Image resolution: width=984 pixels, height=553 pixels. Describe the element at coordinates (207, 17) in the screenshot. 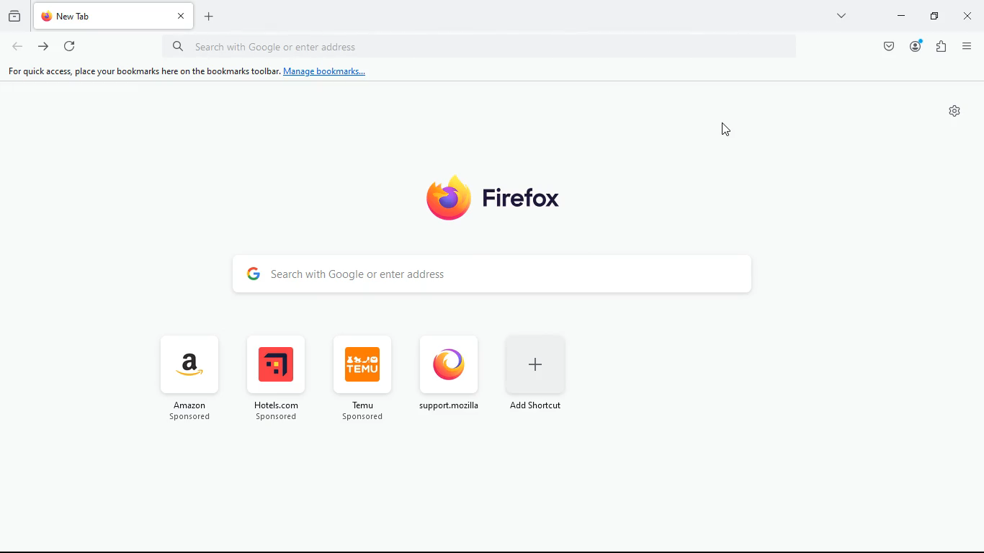

I see `add tab` at that location.